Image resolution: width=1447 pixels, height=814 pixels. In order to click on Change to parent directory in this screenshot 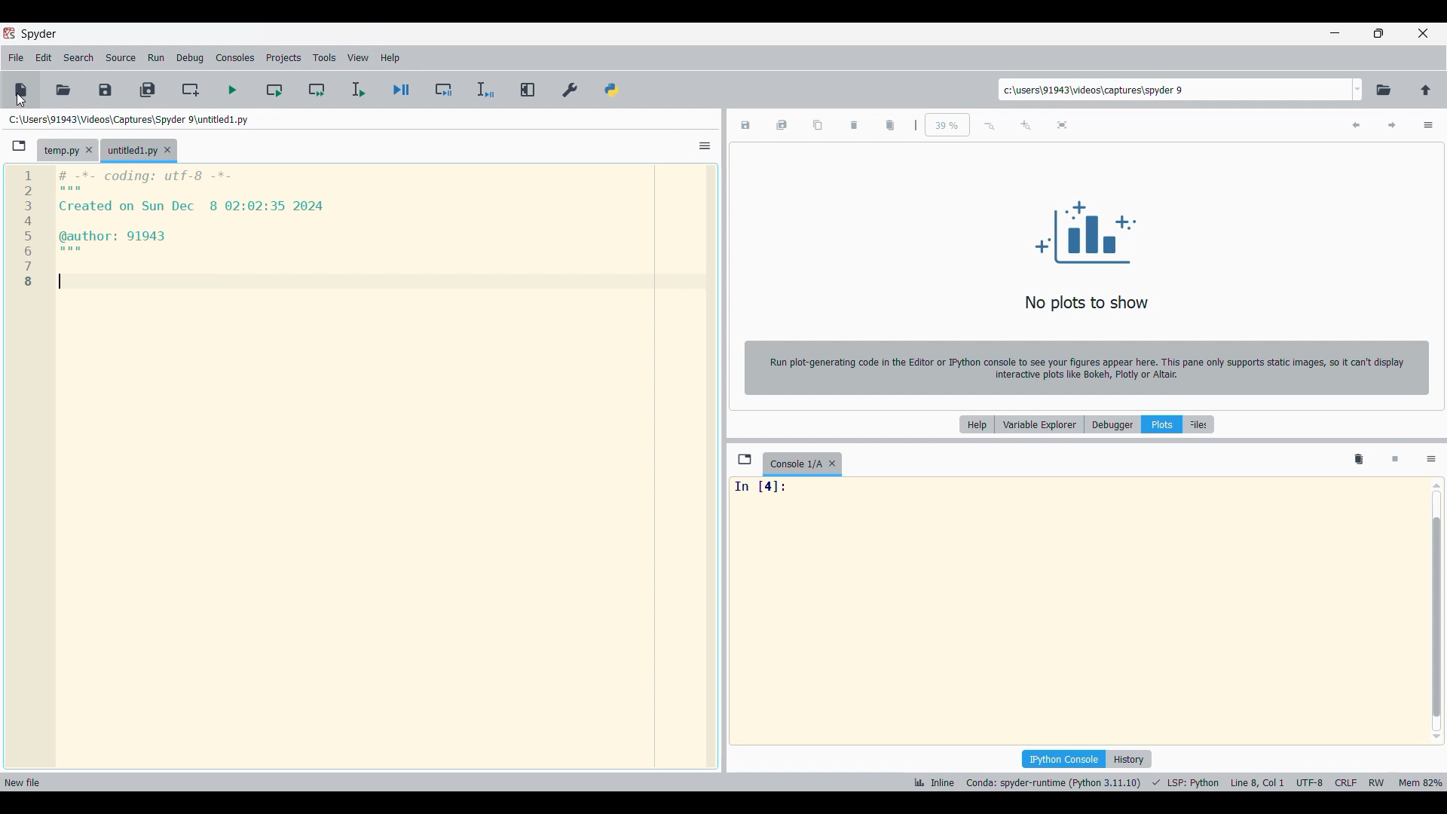, I will do `click(1426, 90)`.